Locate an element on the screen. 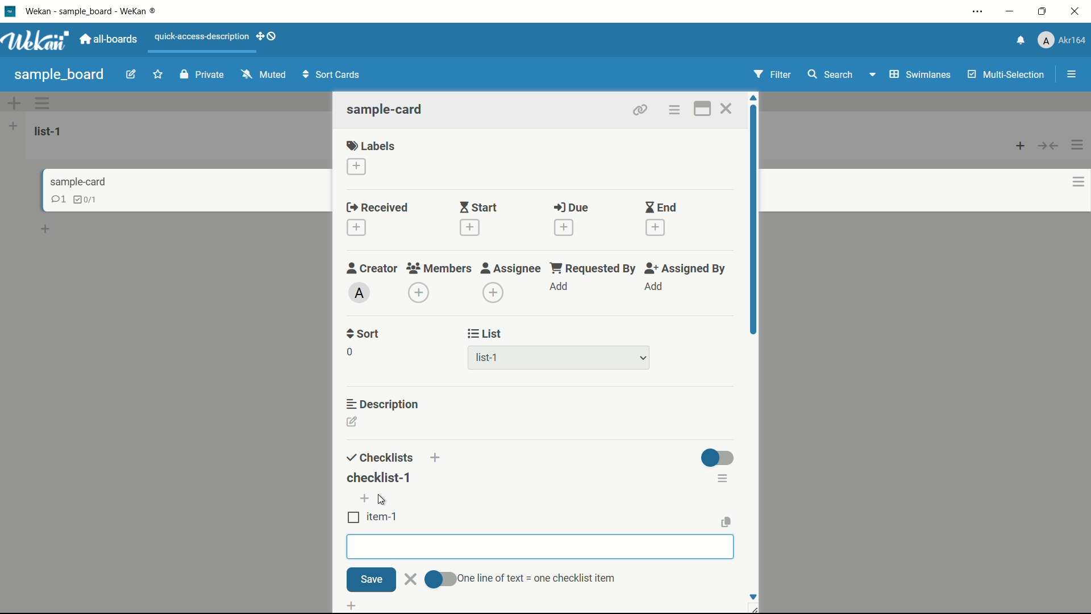 This screenshot has width=1091, height=614. options is located at coordinates (1080, 142).